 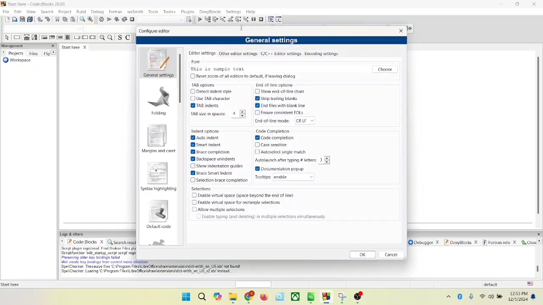 What do you see at coordinates (60, 38) in the screenshot?
I see `counting loop` at bounding box center [60, 38].